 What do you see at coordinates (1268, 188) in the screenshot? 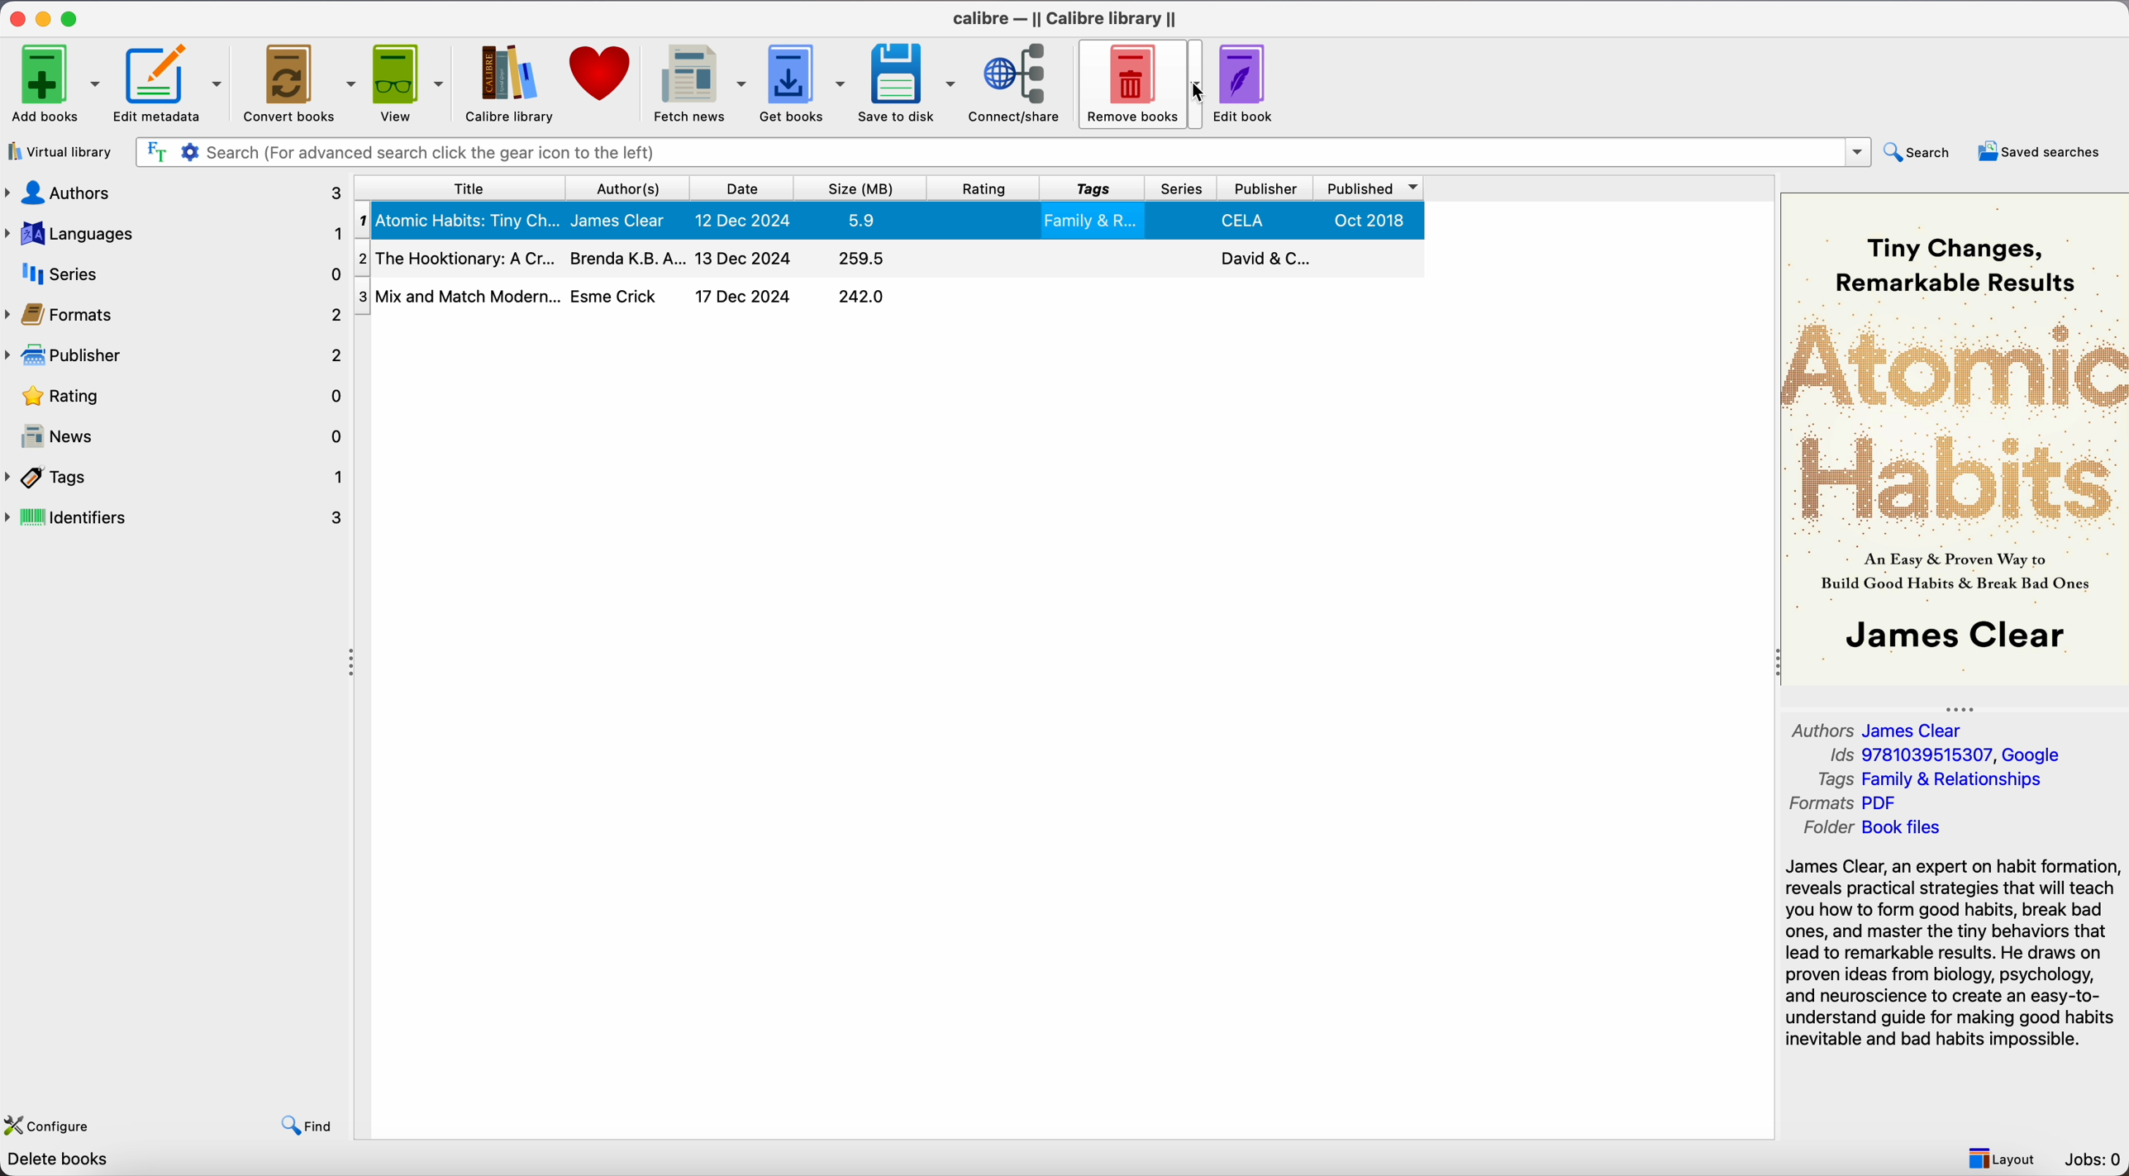
I see `publisher` at bounding box center [1268, 188].